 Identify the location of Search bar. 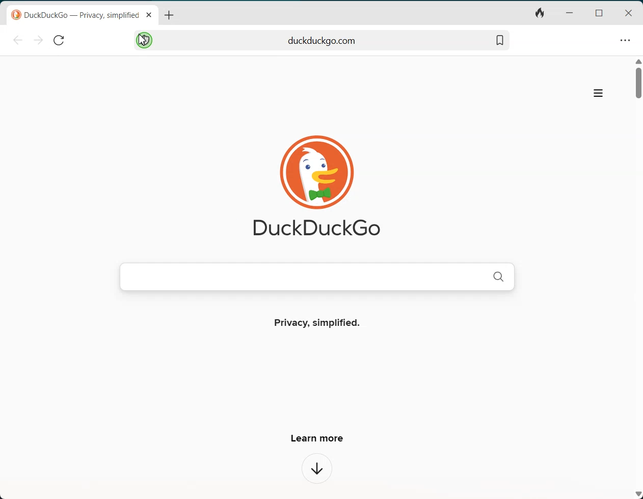
(323, 39).